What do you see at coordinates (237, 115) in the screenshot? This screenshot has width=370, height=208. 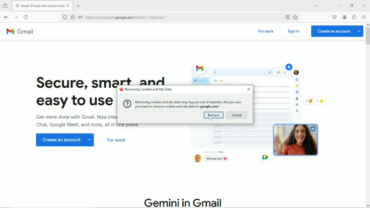 I see `Cancel` at bounding box center [237, 115].